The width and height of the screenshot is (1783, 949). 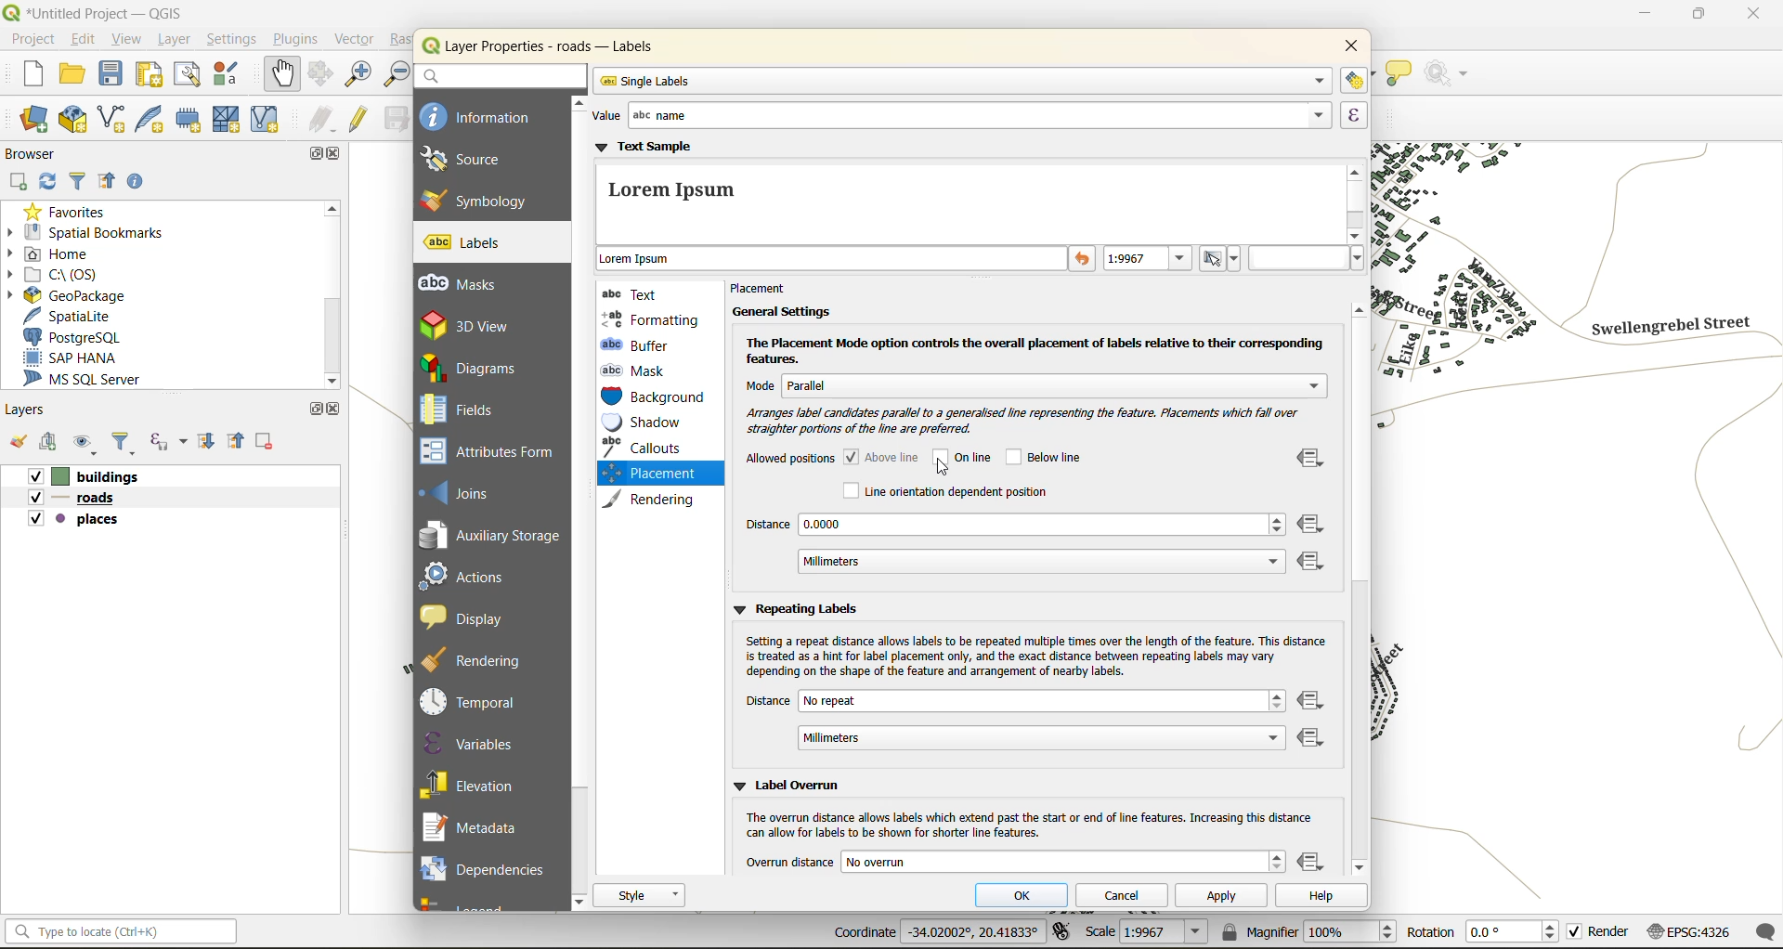 I want to click on line orientation dependent position, so click(x=944, y=491).